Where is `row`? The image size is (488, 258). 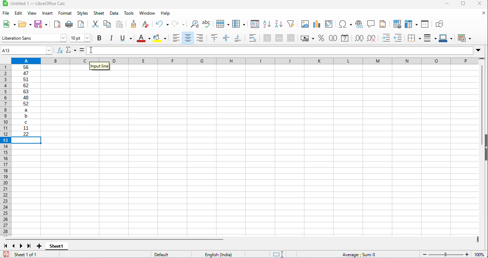
row is located at coordinates (222, 23).